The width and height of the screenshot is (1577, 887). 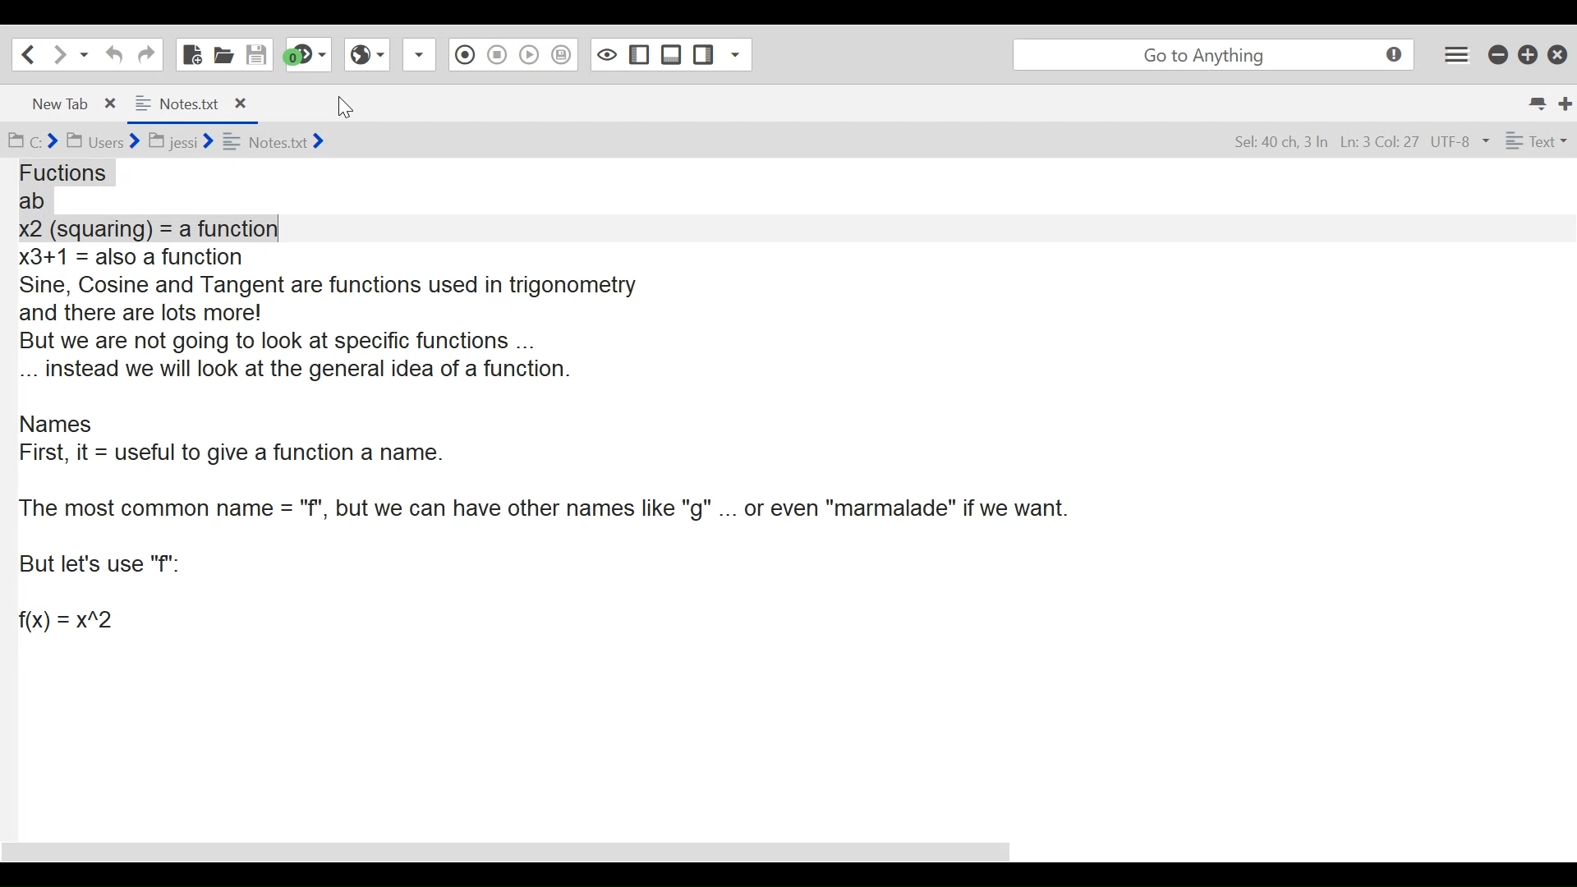 What do you see at coordinates (1455, 51) in the screenshot?
I see `Application menu` at bounding box center [1455, 51].